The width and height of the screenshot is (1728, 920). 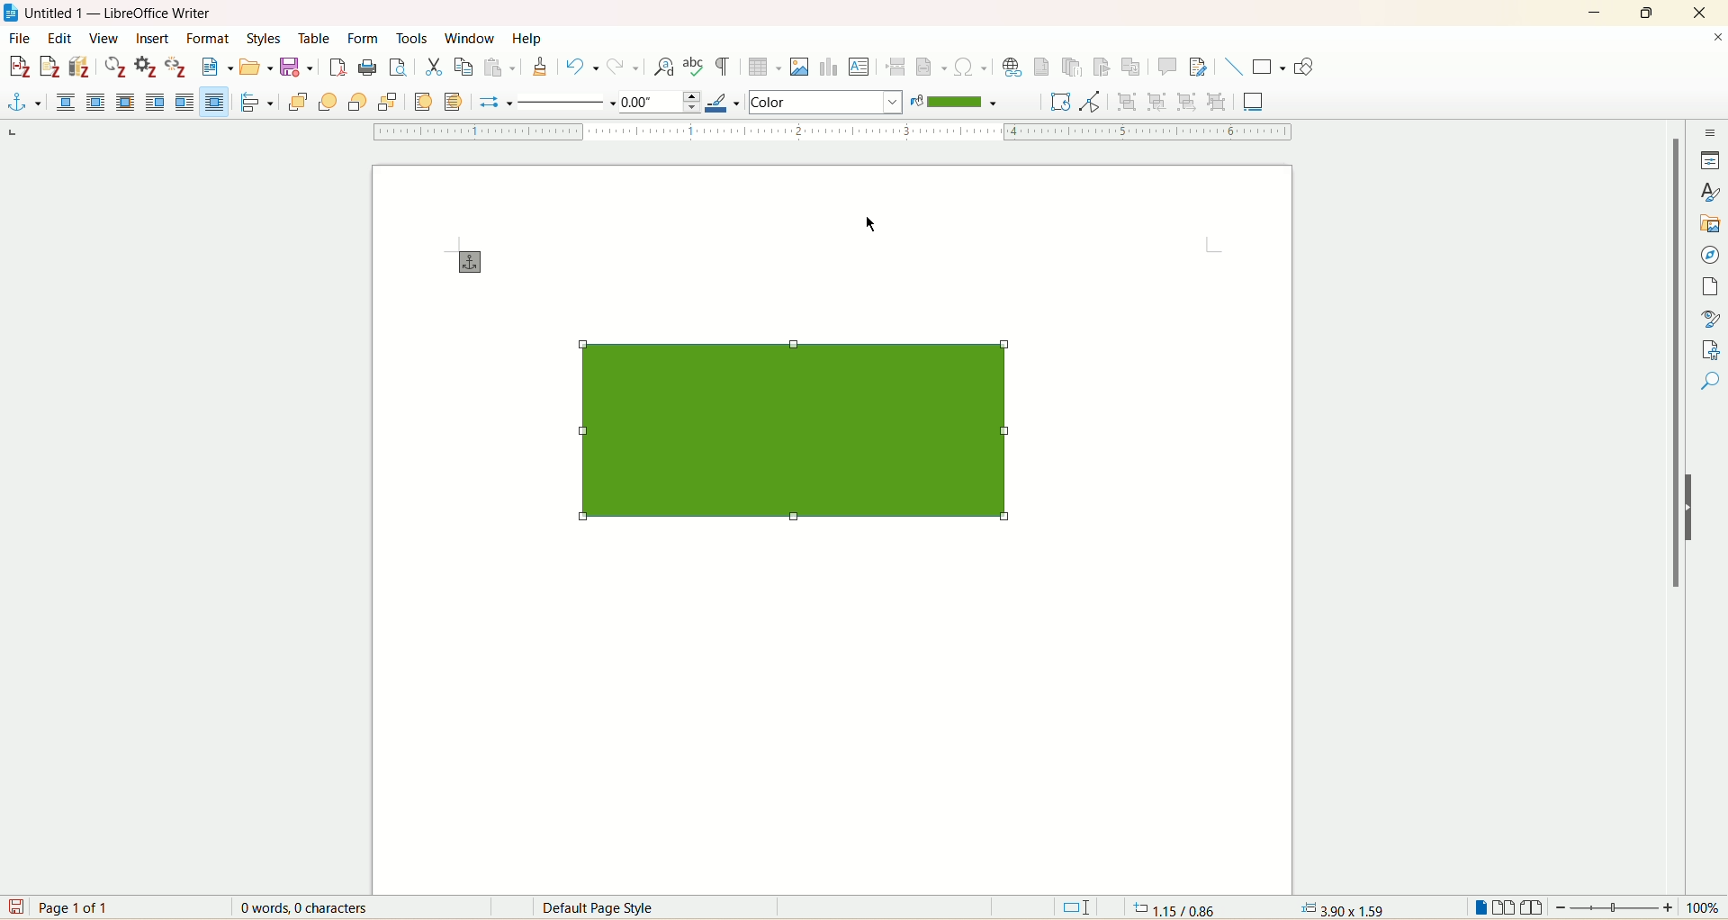 What do you see at coordinates (1057, 102) in the screenshot?
I see `rotate` at bounding box center [1057, 102].